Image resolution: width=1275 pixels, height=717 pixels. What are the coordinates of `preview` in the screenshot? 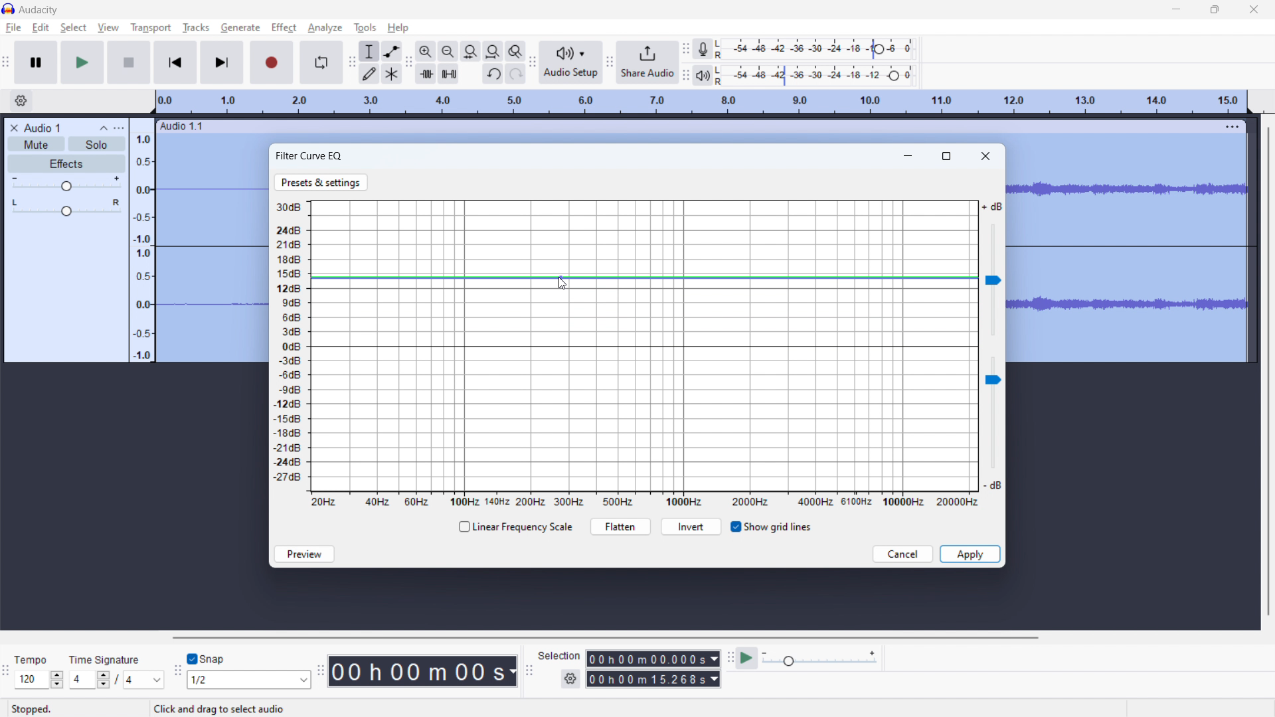 It's located at (304, 554).